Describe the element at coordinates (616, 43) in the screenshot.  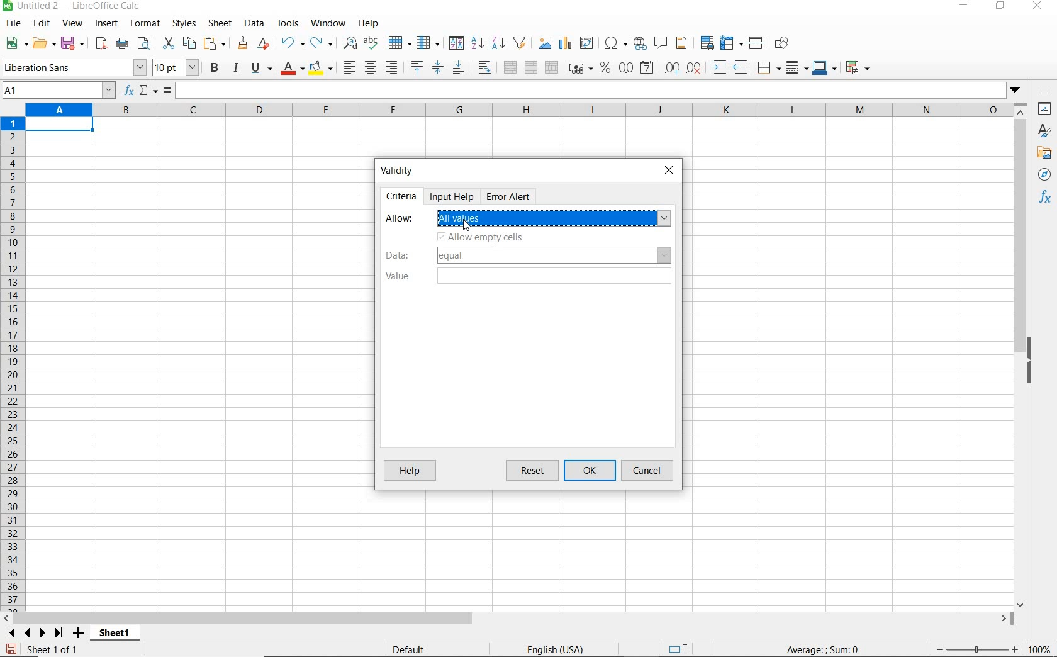
I see `insert special characters` at that location.